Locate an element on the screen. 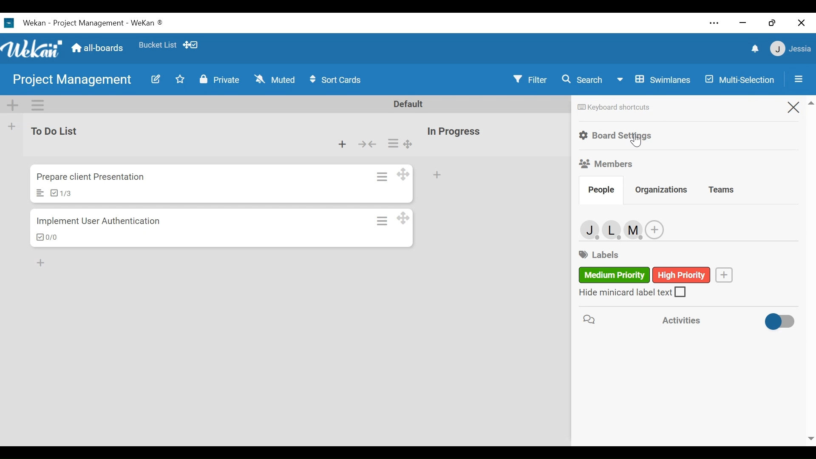 The width and height of the screenshot is (816, 459). Card Title is located at coordinates (100, 222).